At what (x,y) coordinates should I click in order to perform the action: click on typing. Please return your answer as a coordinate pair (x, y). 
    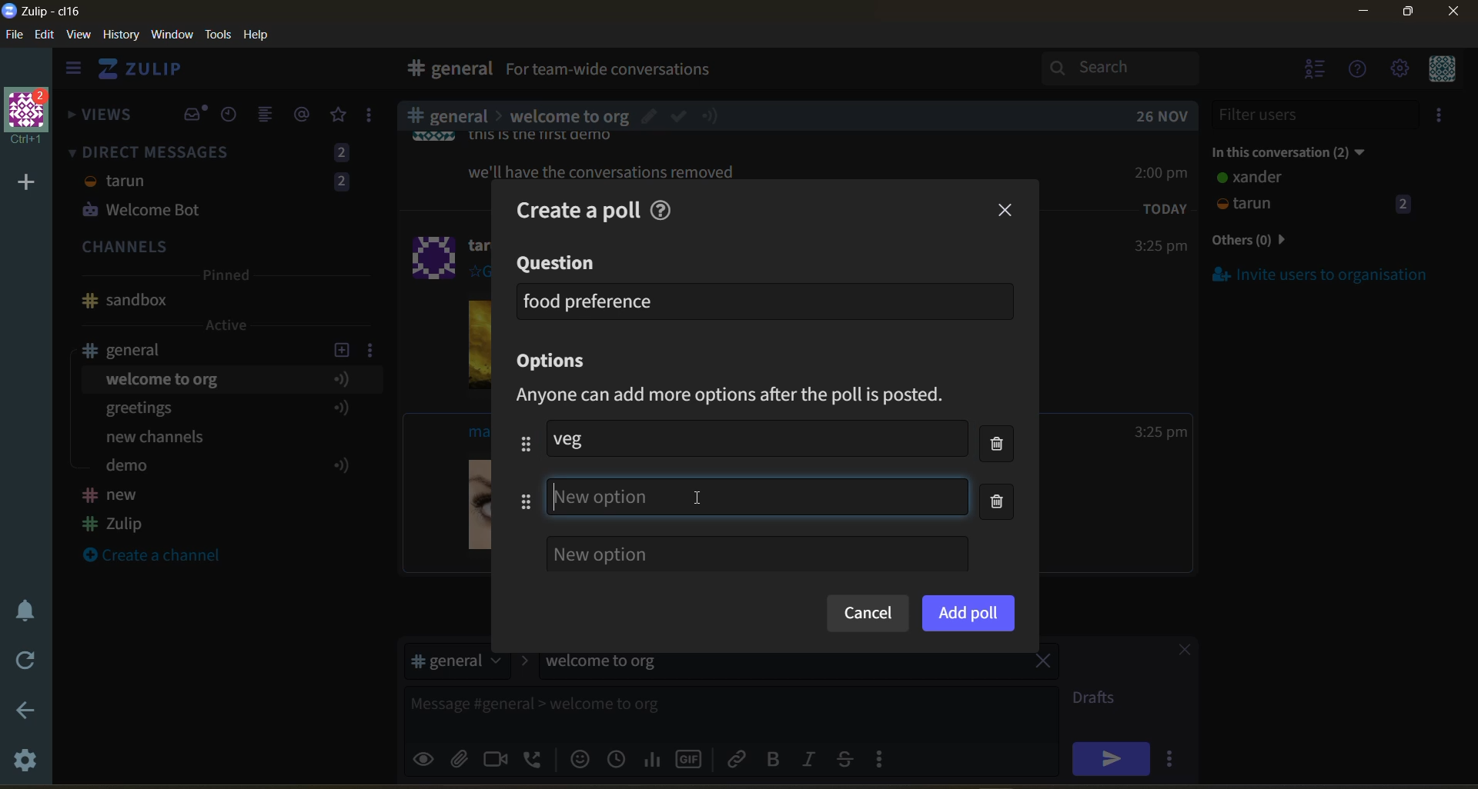
    Looking at the image, I should click on (758, 496).